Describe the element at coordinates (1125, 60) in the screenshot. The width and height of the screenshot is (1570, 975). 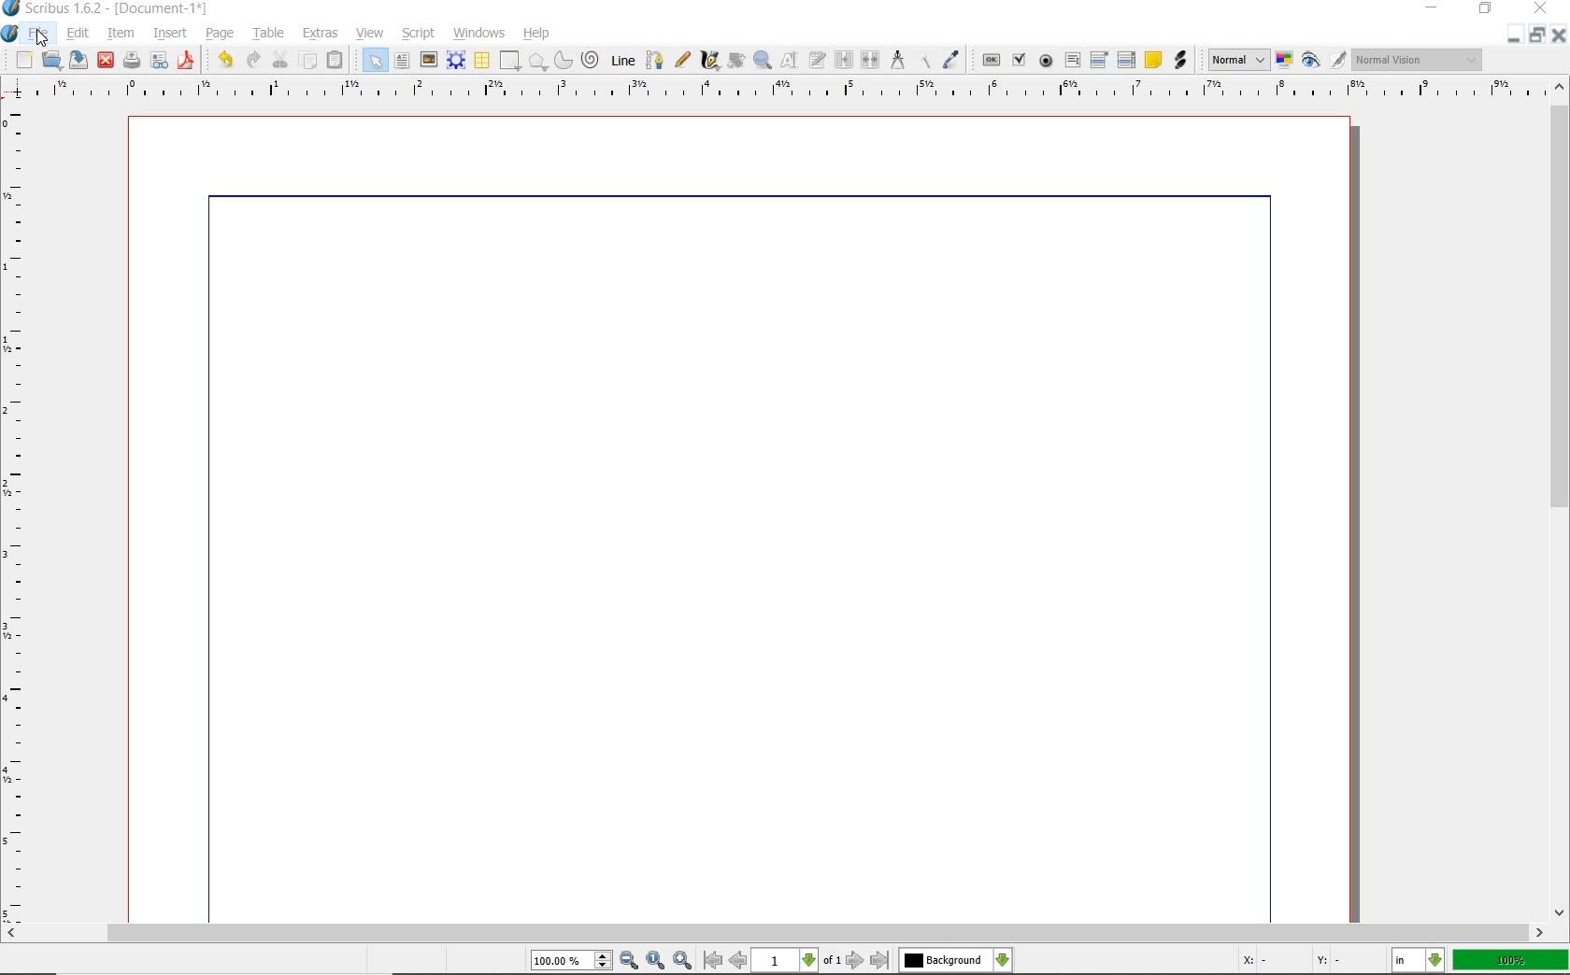
I see `pdf list box` at that location.